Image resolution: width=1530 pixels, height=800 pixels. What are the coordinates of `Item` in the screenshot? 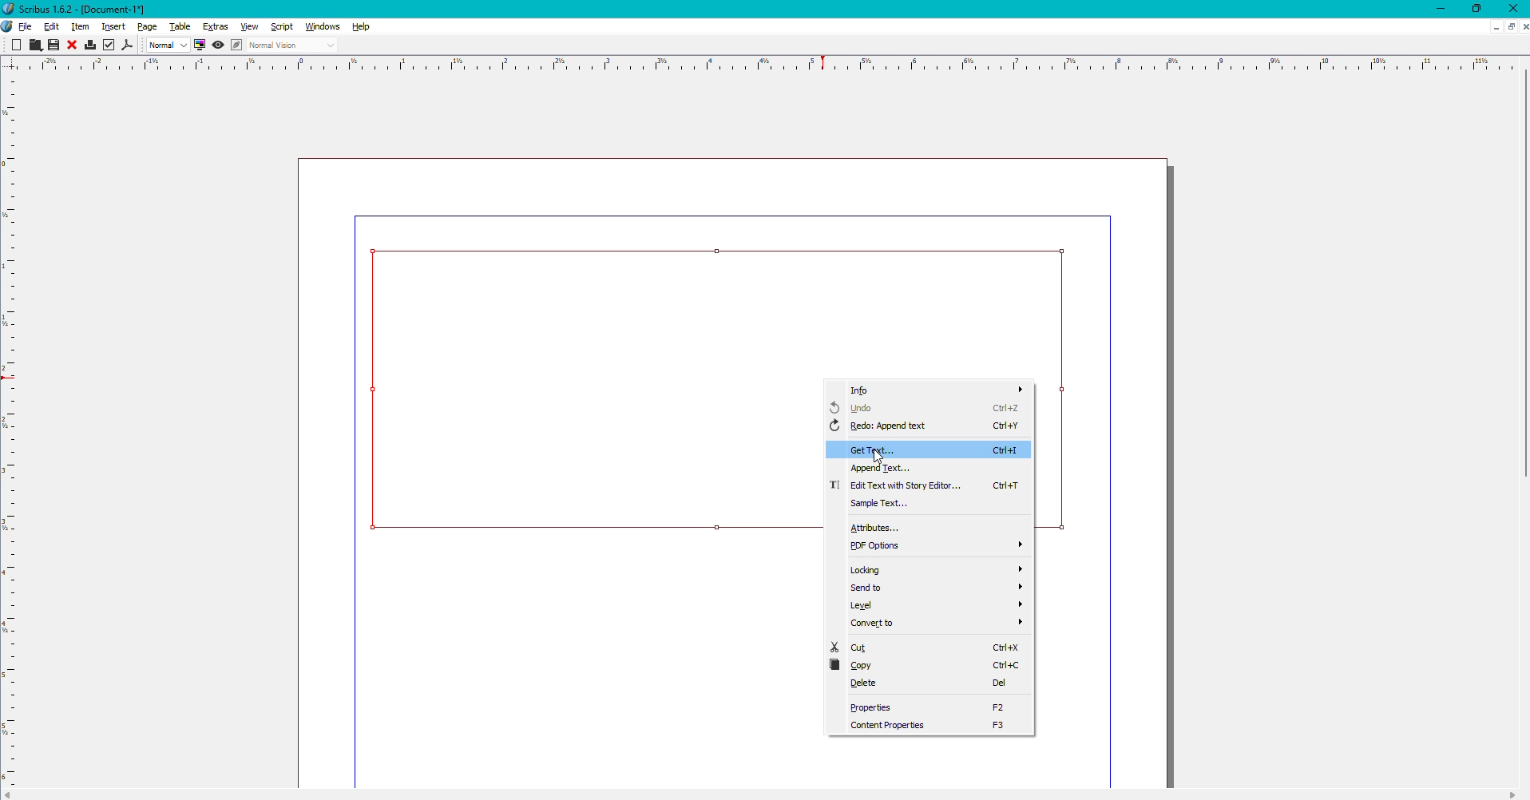 It's located at (81, 27).